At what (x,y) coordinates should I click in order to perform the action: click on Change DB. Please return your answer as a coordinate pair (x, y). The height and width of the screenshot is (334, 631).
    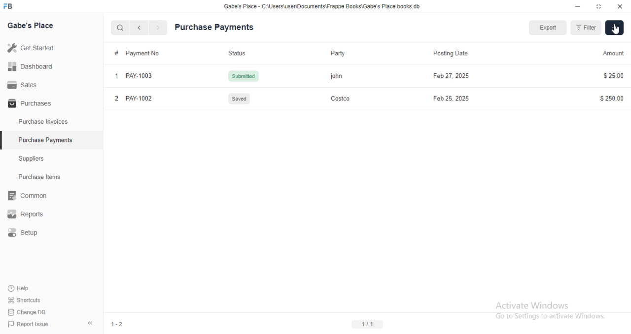
    Looking at the image, I should click on (26, 311).